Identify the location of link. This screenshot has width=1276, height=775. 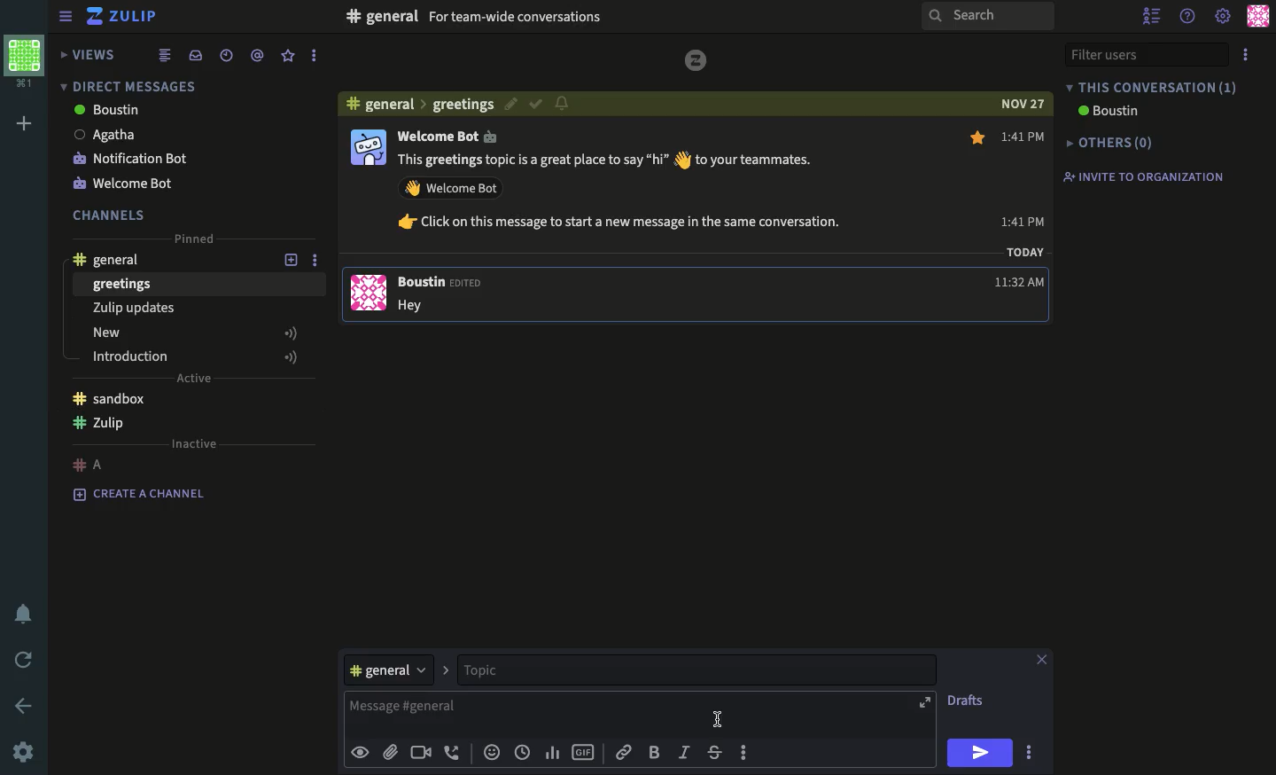
(621, 752).